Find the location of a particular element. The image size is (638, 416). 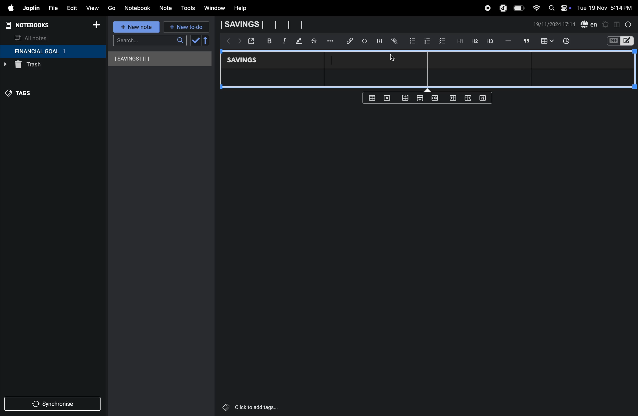

savings is located at coordinates (246, 61).